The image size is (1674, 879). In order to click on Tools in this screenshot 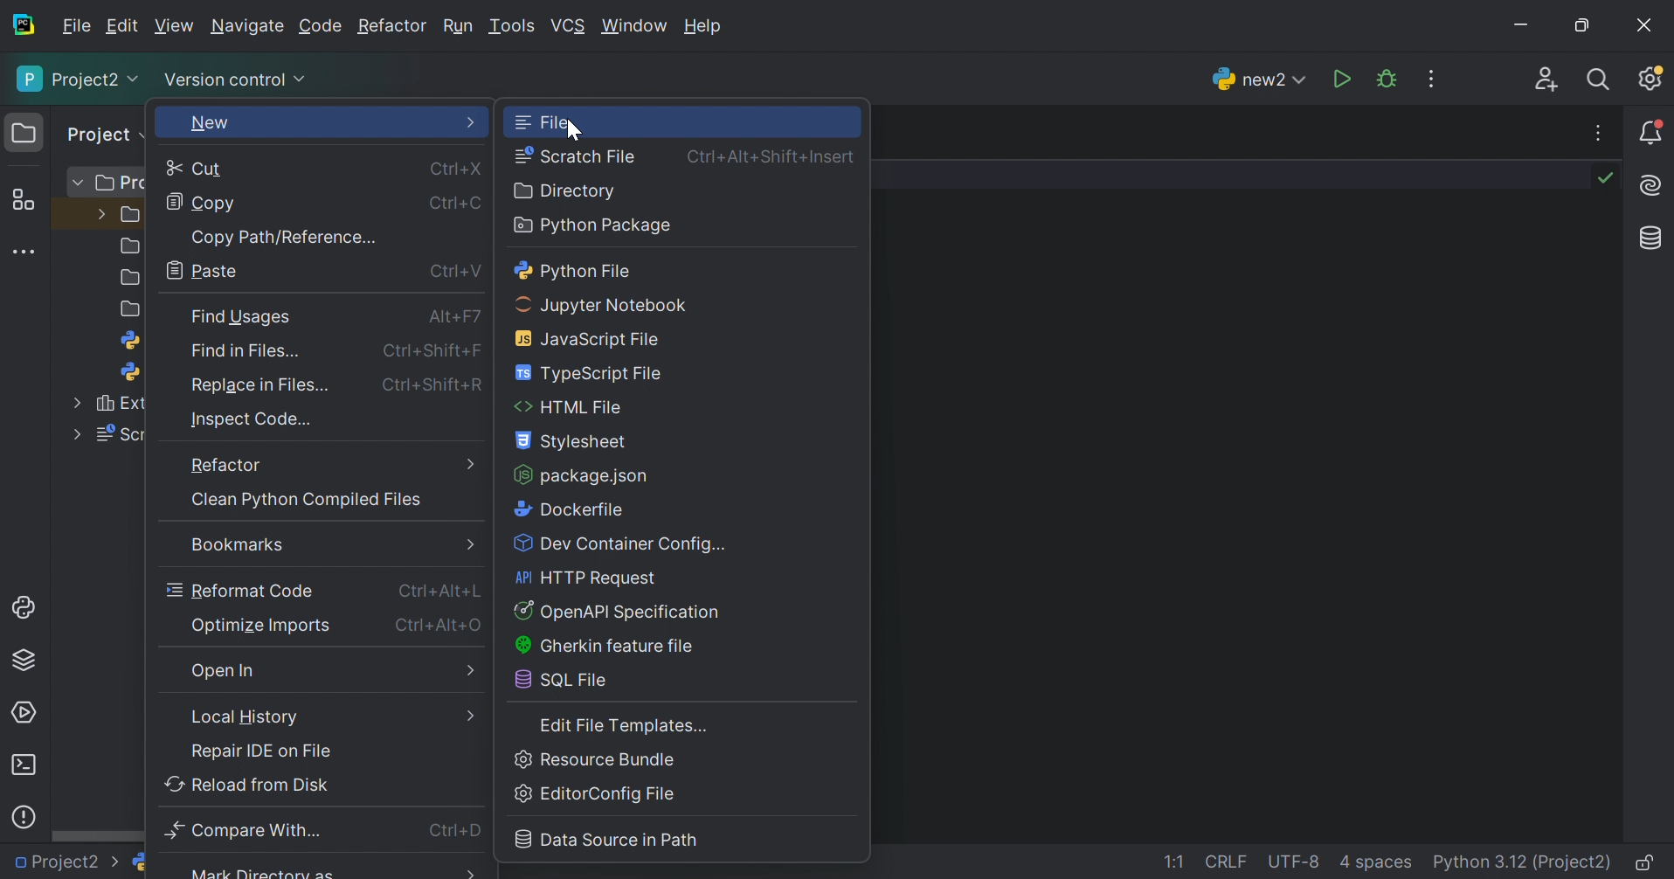, I will do `click(511, 26)`.